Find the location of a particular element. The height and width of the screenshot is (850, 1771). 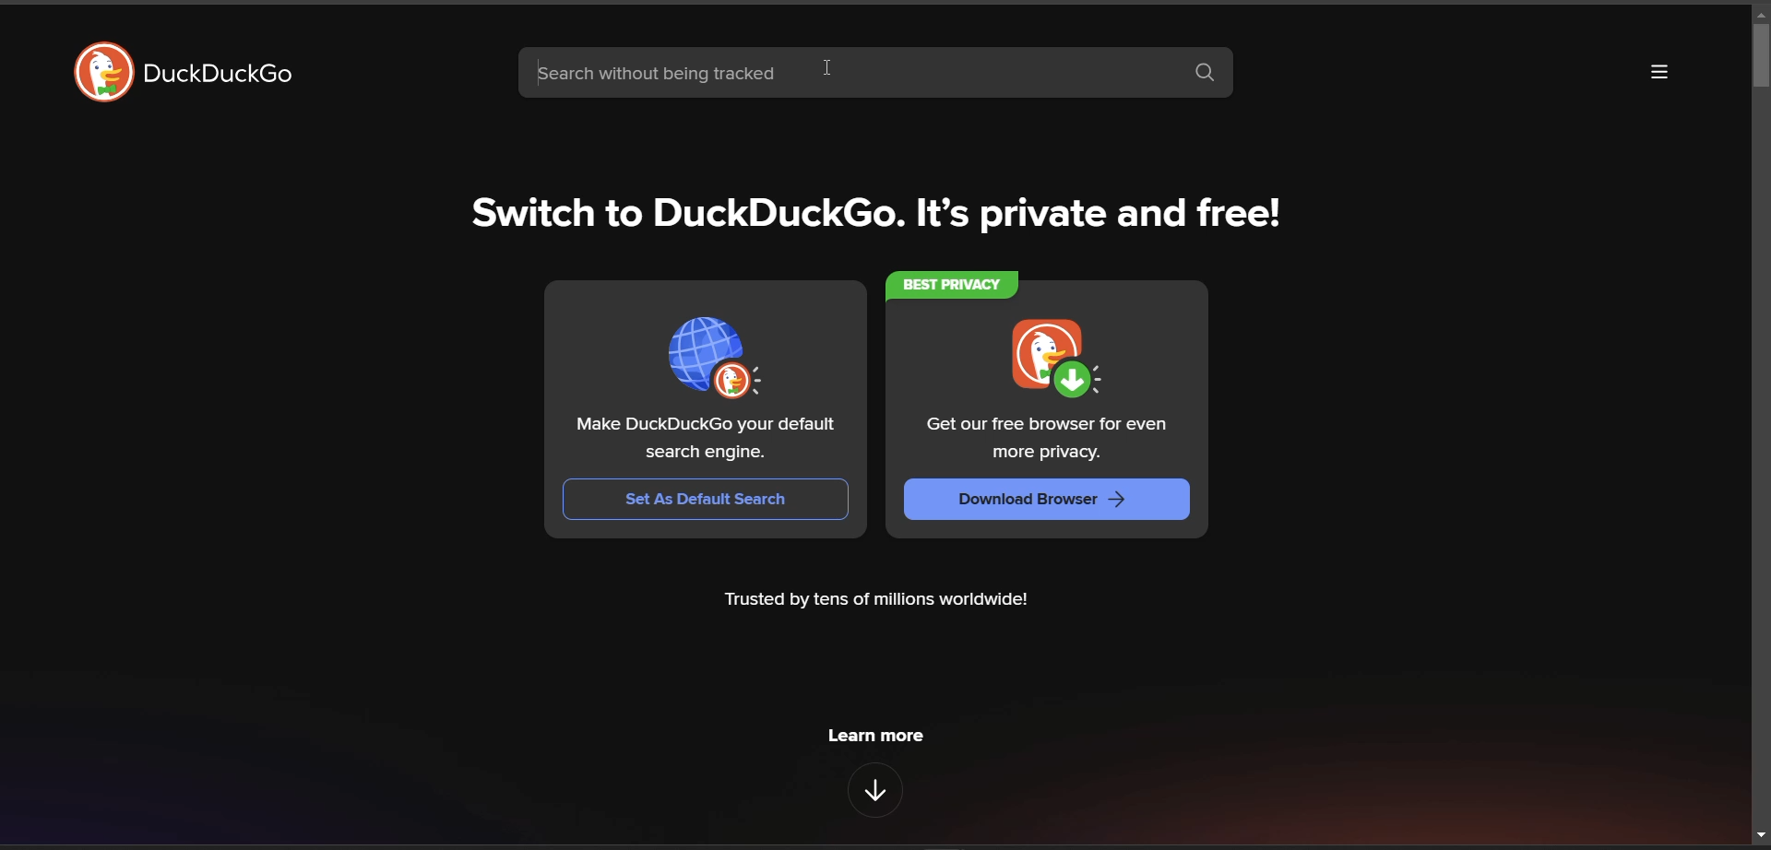

search without being tracked is located at coordinates (847, 75).